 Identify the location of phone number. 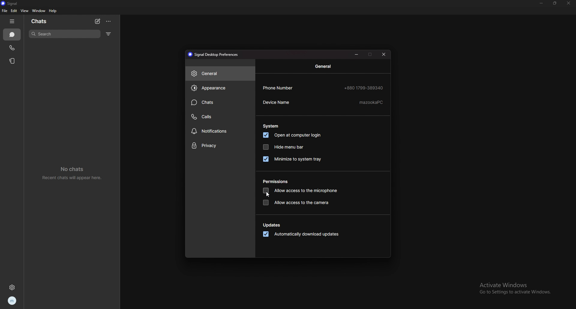
(324, 88).